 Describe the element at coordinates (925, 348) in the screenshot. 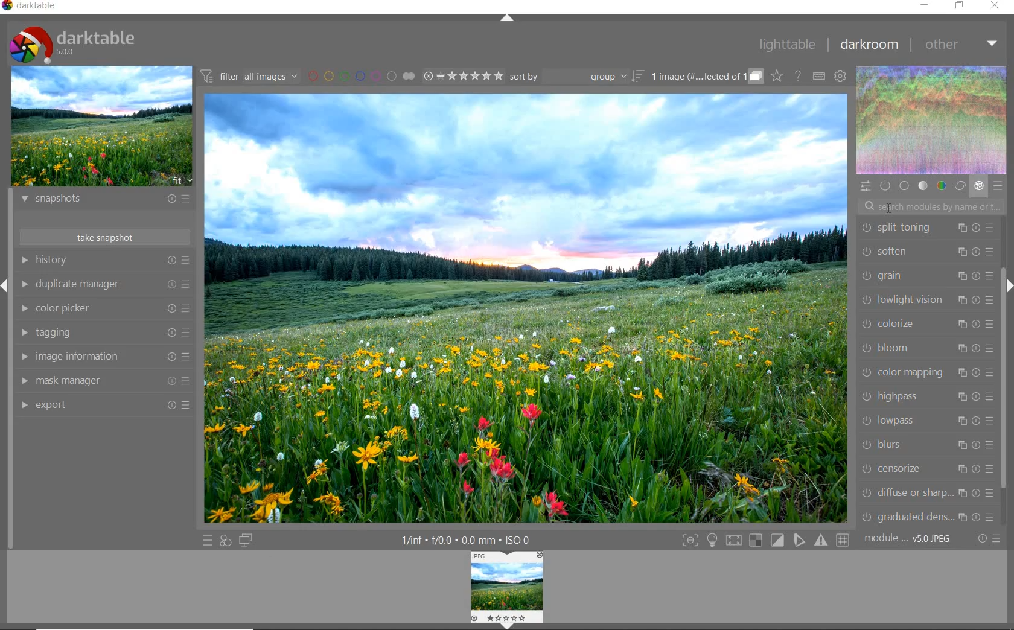

I see `bloom` at that location.